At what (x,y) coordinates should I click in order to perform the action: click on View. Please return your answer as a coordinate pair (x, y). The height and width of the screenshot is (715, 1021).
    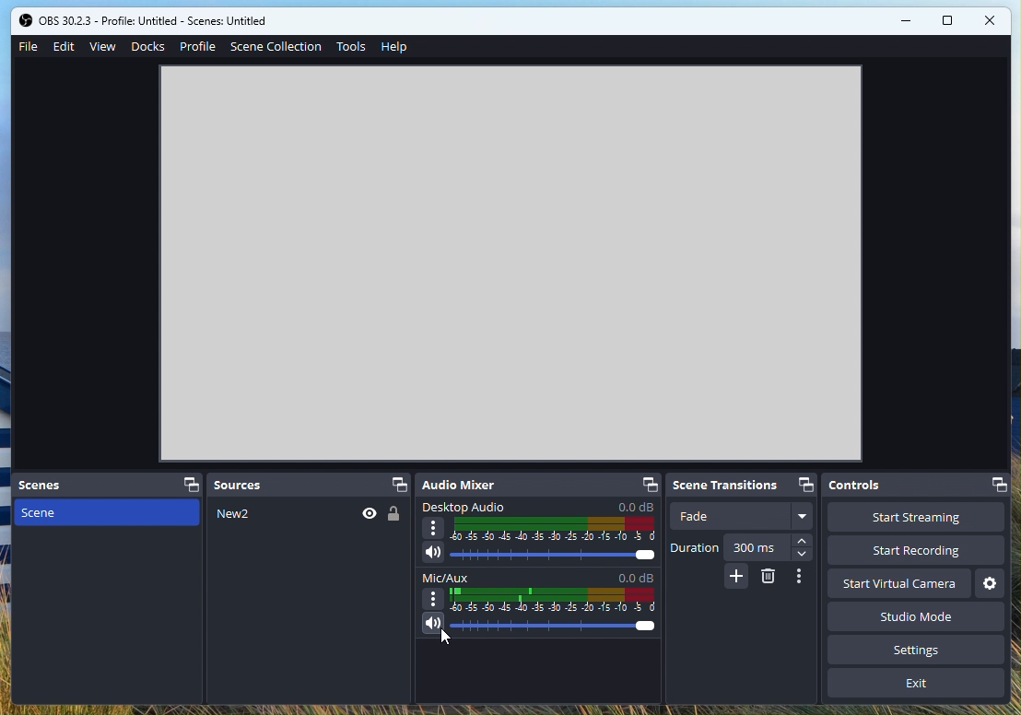
    Looking at the image, I should click on (104, 46).